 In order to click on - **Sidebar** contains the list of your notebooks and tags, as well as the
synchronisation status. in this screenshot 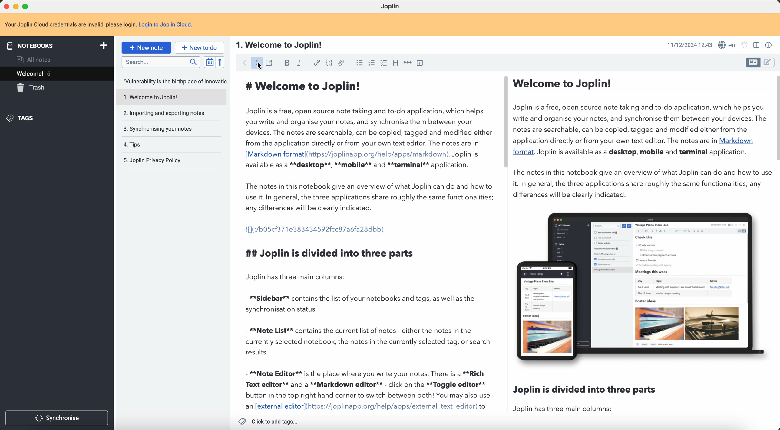, I will do `click(360, 305)`.